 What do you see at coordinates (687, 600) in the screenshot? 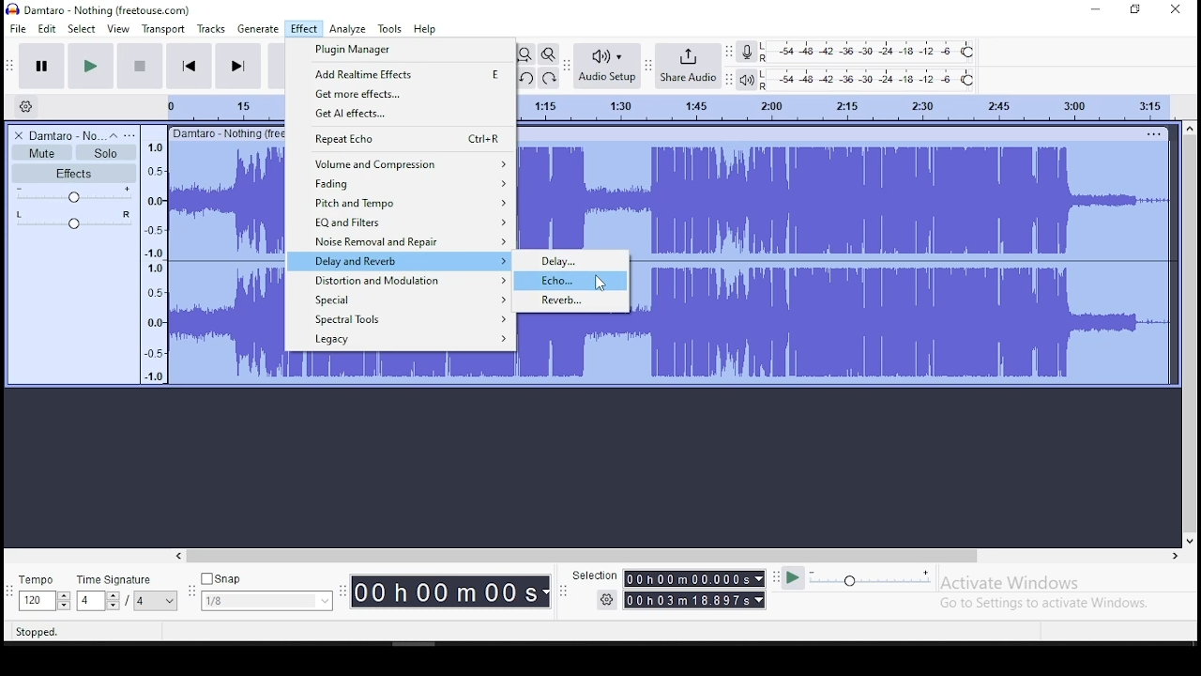
I see `00 h 03 m 18.897` at bounding box center [687, 600].